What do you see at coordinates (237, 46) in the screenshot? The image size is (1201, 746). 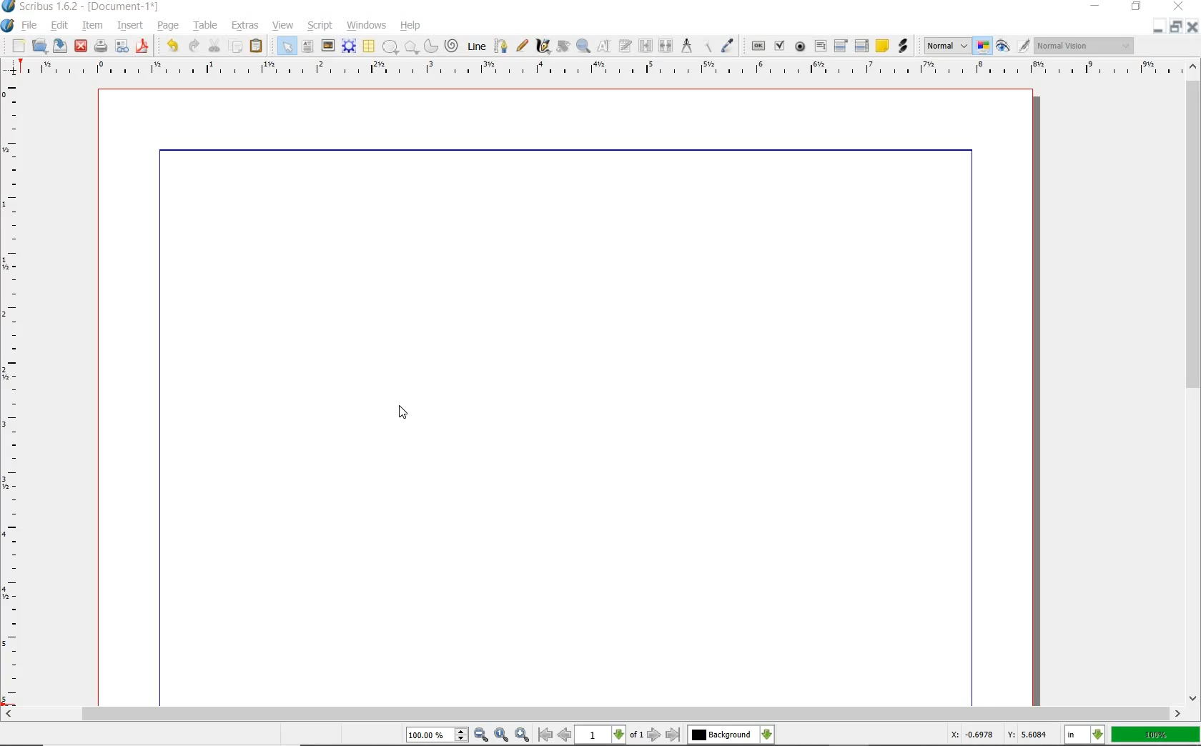 I see `COPY` at bounding box center [237, 46].